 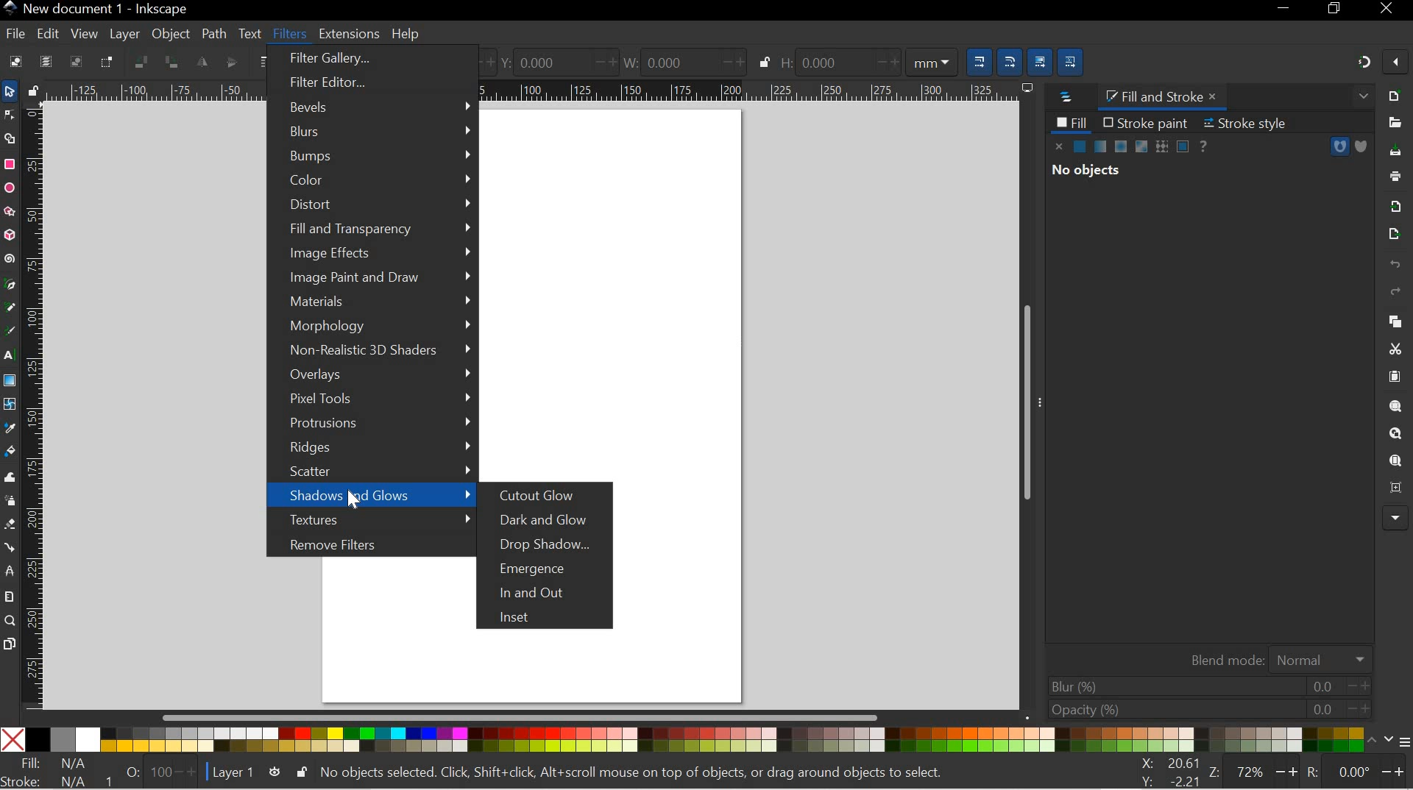 What do you see at coordinates (171, 36) in the screenshot?
I see `OBJECT` at bounding box center [171, 36].